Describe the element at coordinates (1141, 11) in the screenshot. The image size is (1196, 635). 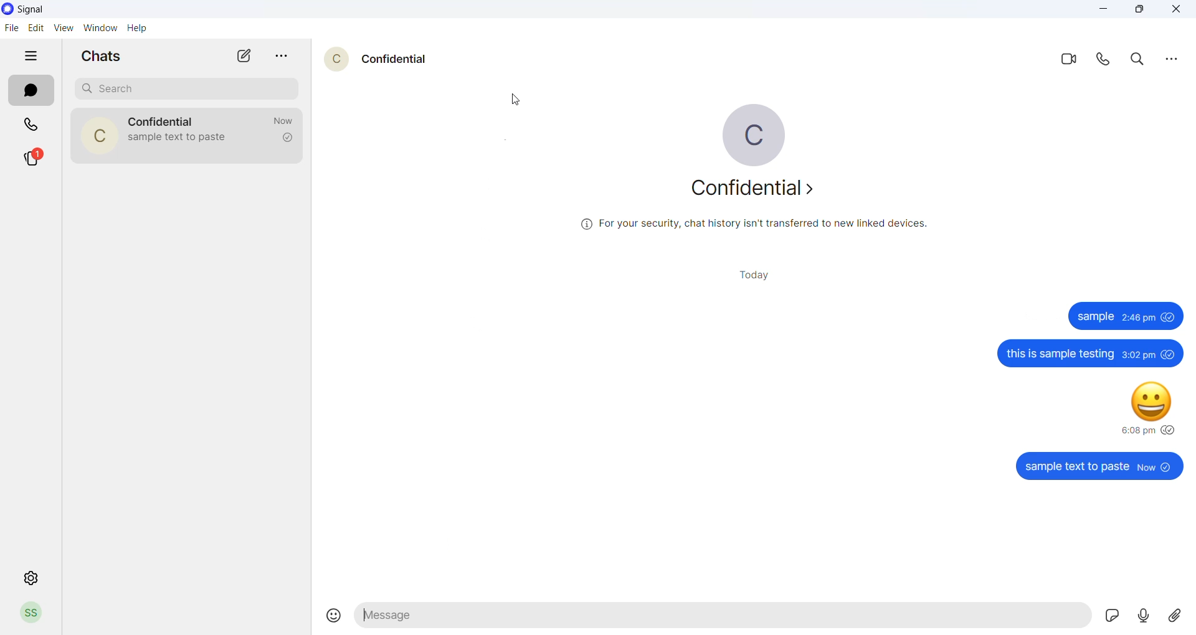
I see `maximize` at that location.